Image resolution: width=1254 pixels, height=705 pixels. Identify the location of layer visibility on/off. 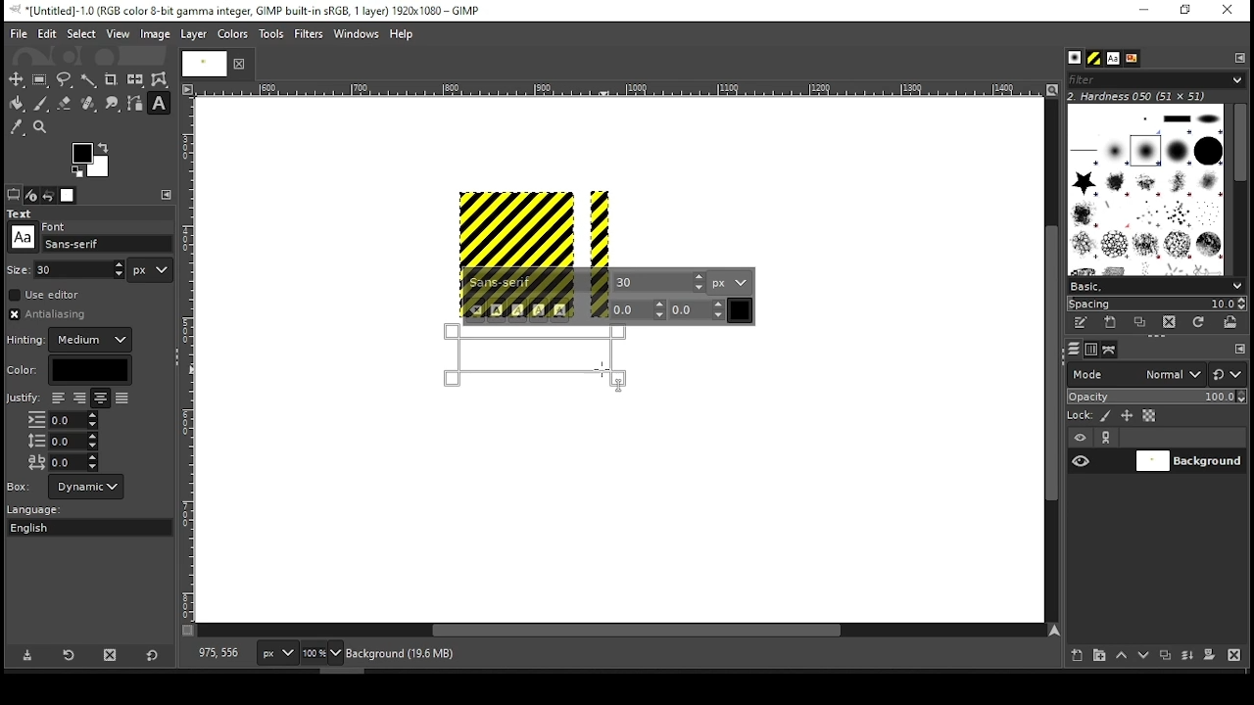
(1082, 460).